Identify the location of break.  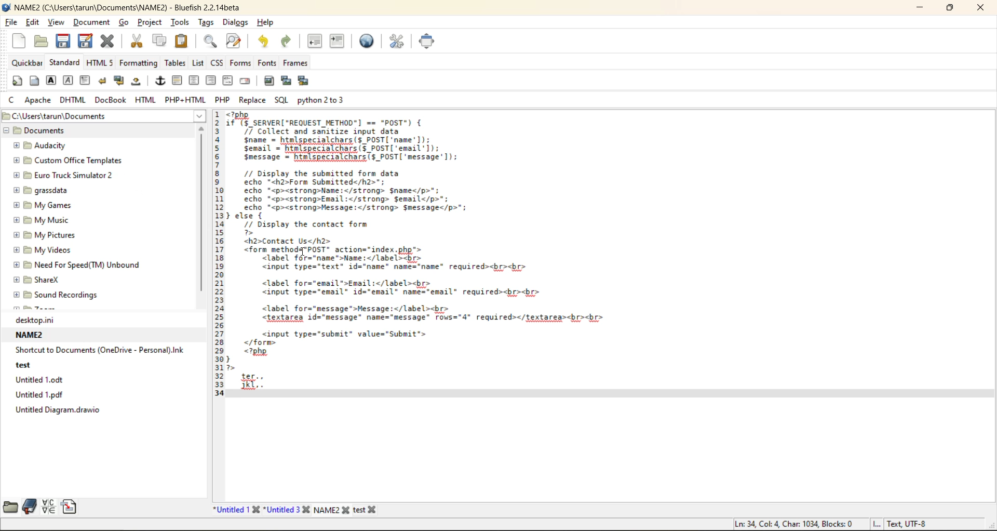
(102, 80).